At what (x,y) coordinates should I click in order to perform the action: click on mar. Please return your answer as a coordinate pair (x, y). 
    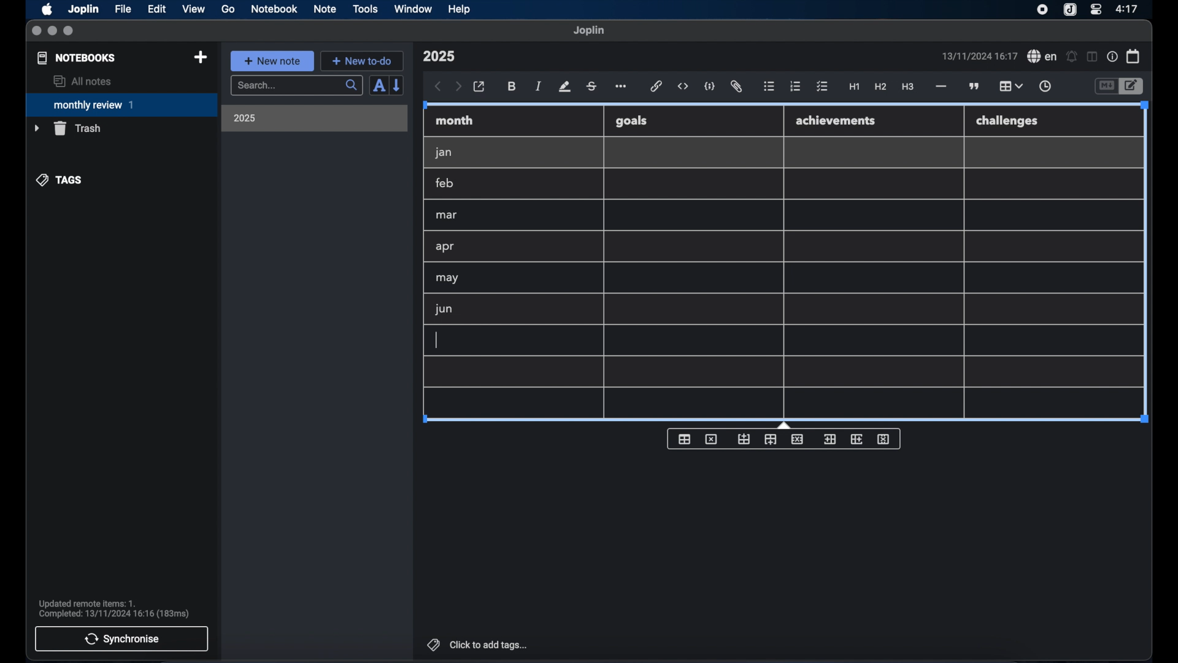
    Looking at the image, I should click on (447, 215).